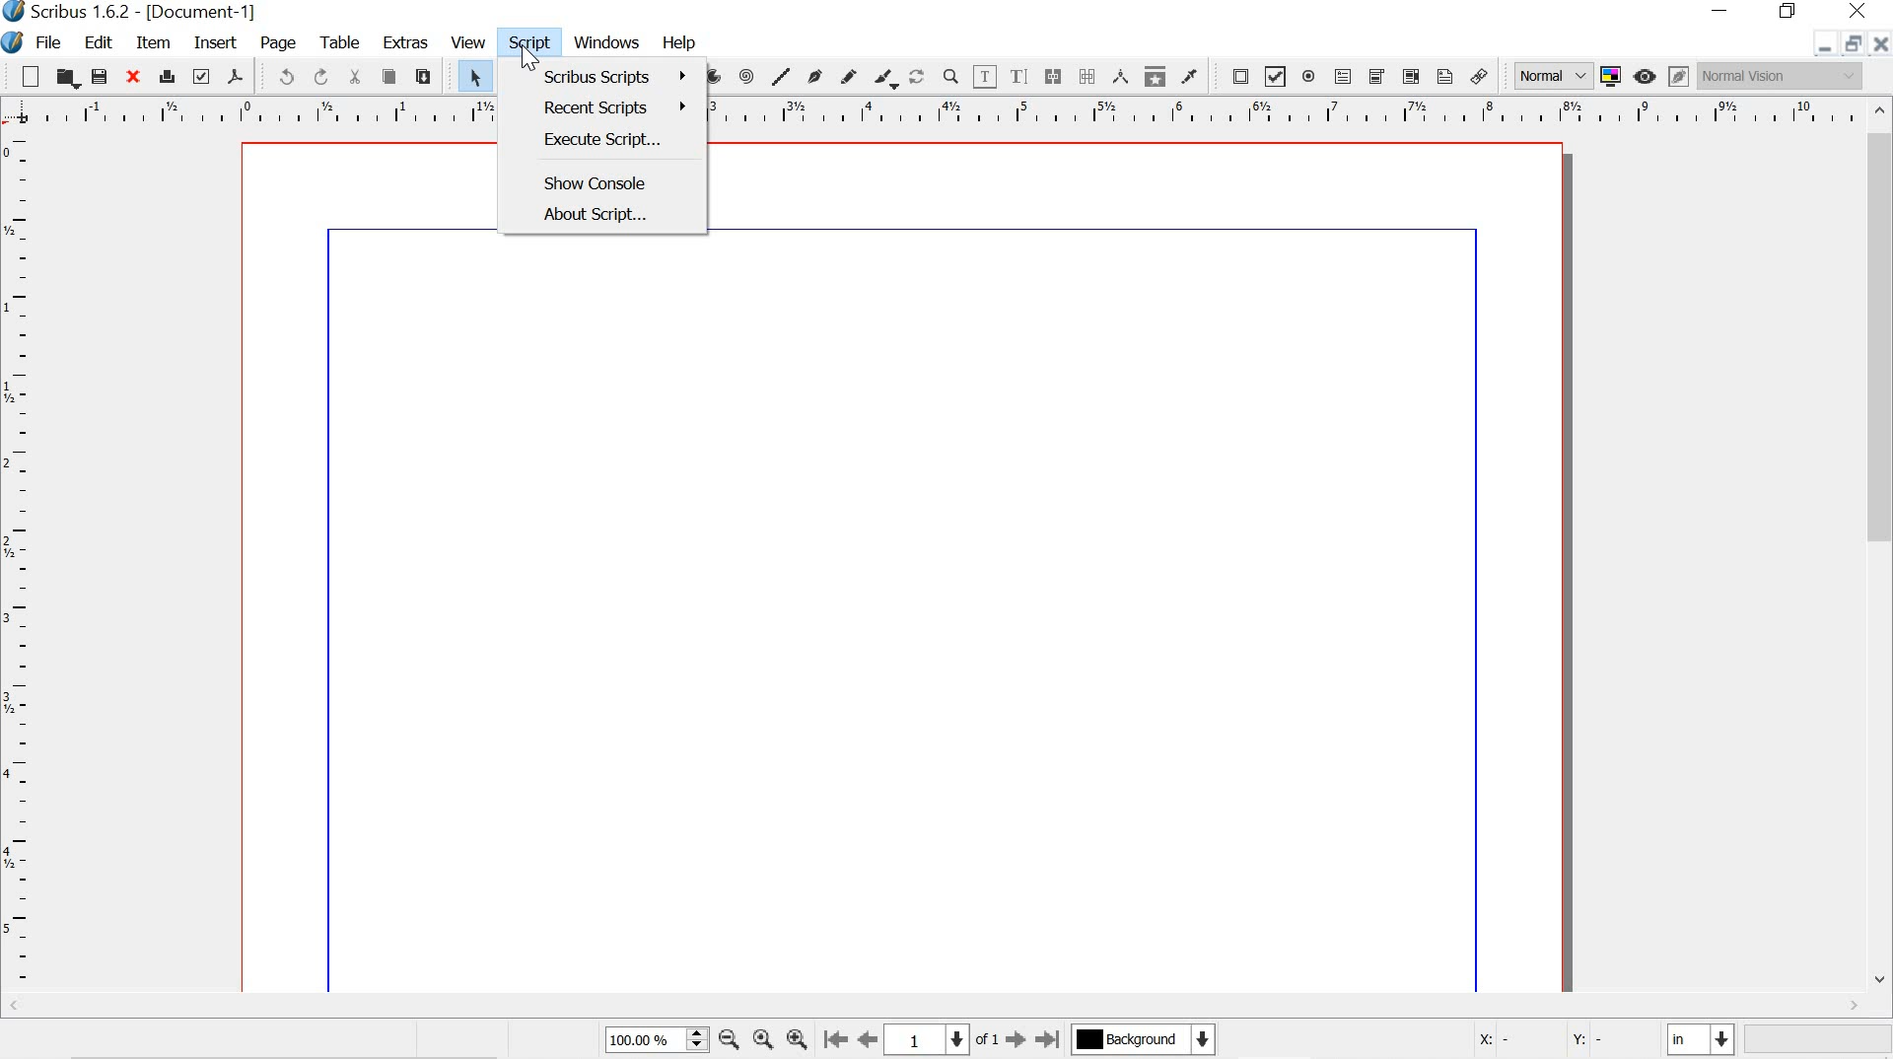 This screenshot has width=1893, height=1059. What do you see at coordinates (832, 1038) in the screenshot?
I see `First page` at bounding box center [832, 1038].